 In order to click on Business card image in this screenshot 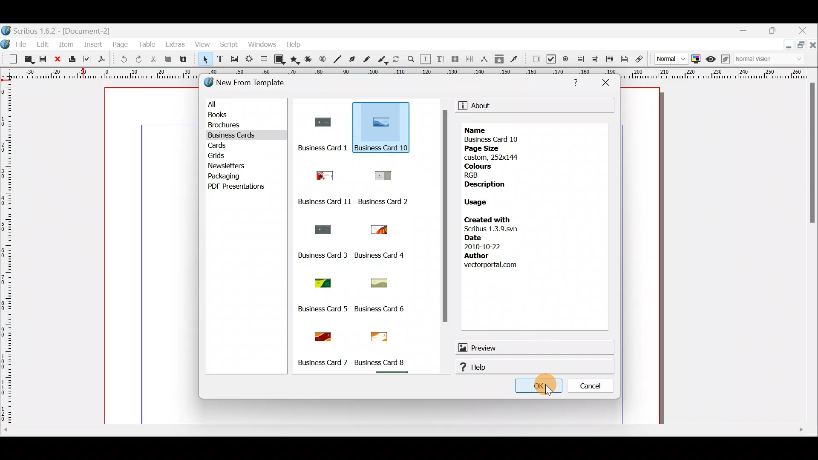, I will do `click(319, 122)`.